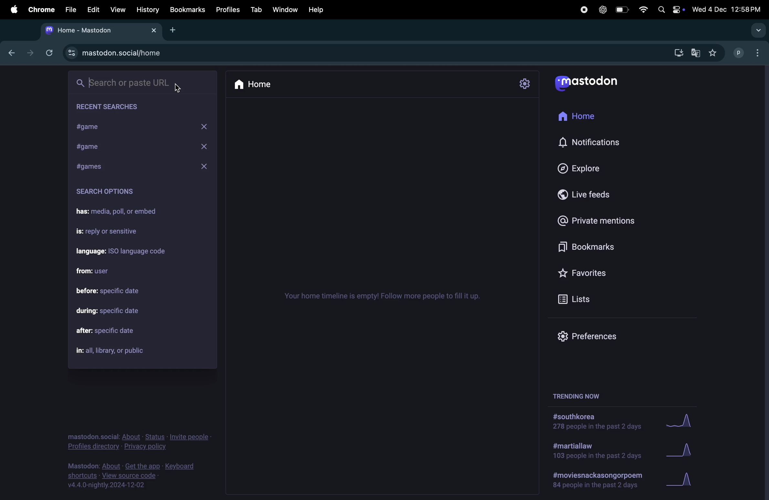 The image size is (769, 500). Describe the element at coordinates (589, 169) in the screenshot. I see `Explore` at that location.